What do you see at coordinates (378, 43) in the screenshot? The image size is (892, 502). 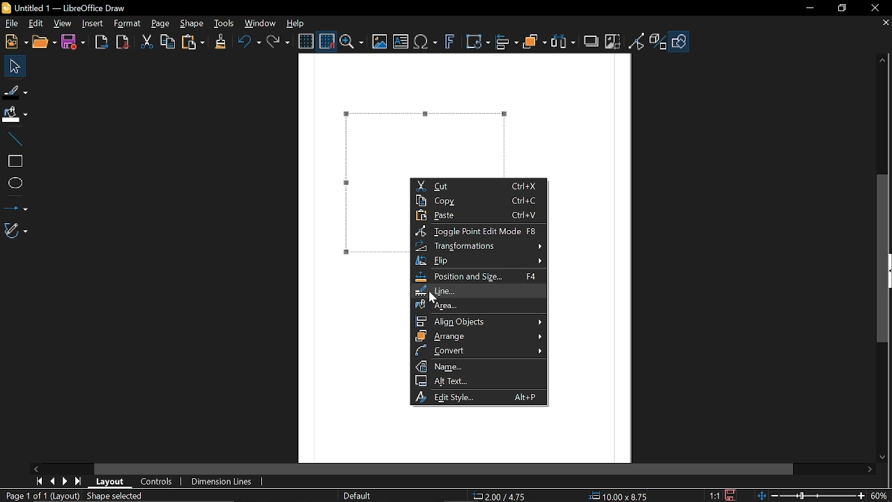 I see `Insert image` at bounding box center [378, 43].